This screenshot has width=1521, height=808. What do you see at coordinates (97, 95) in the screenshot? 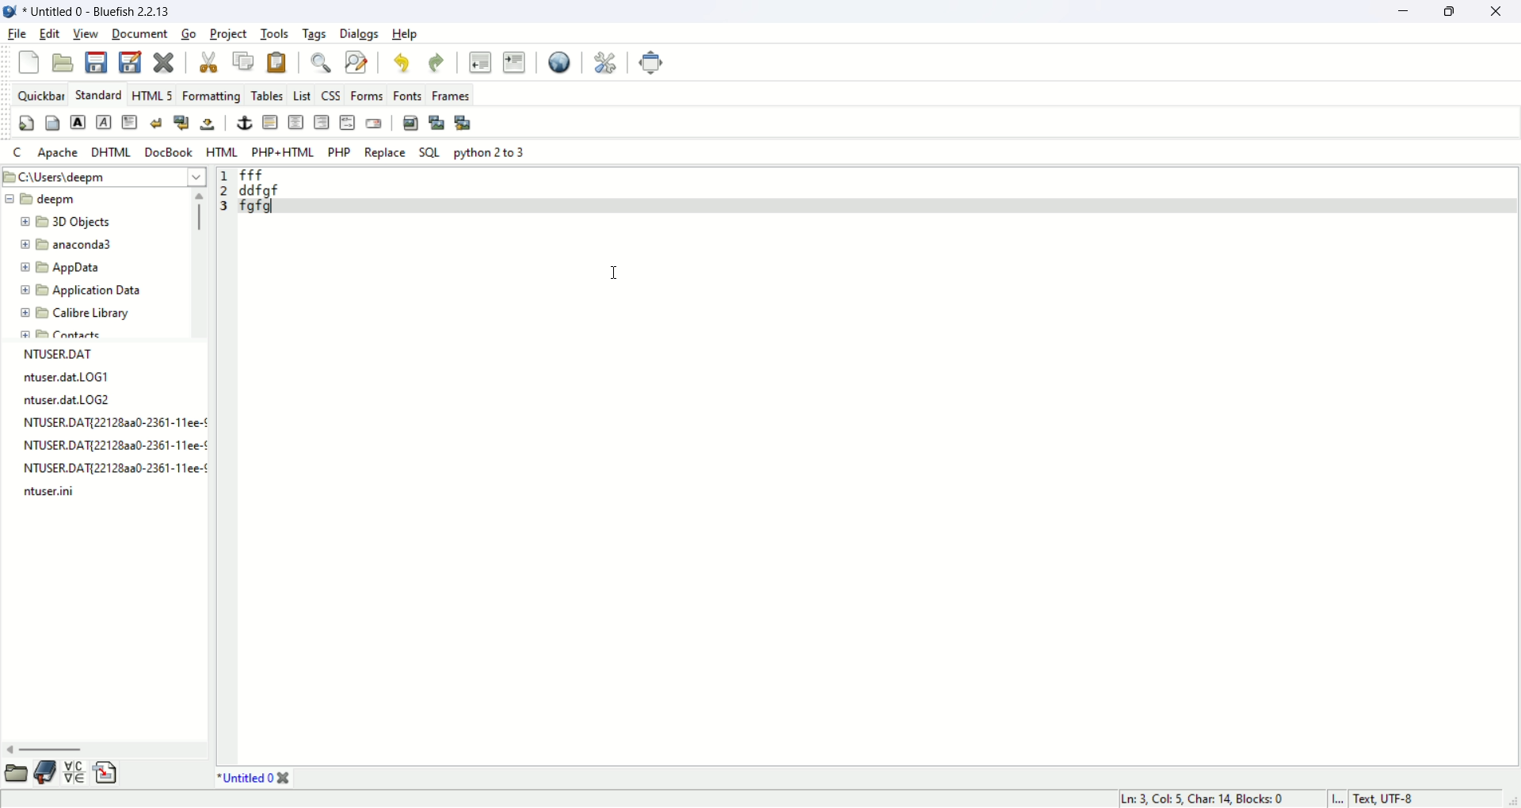
I see `Standard` at bounding box center [97, 95].